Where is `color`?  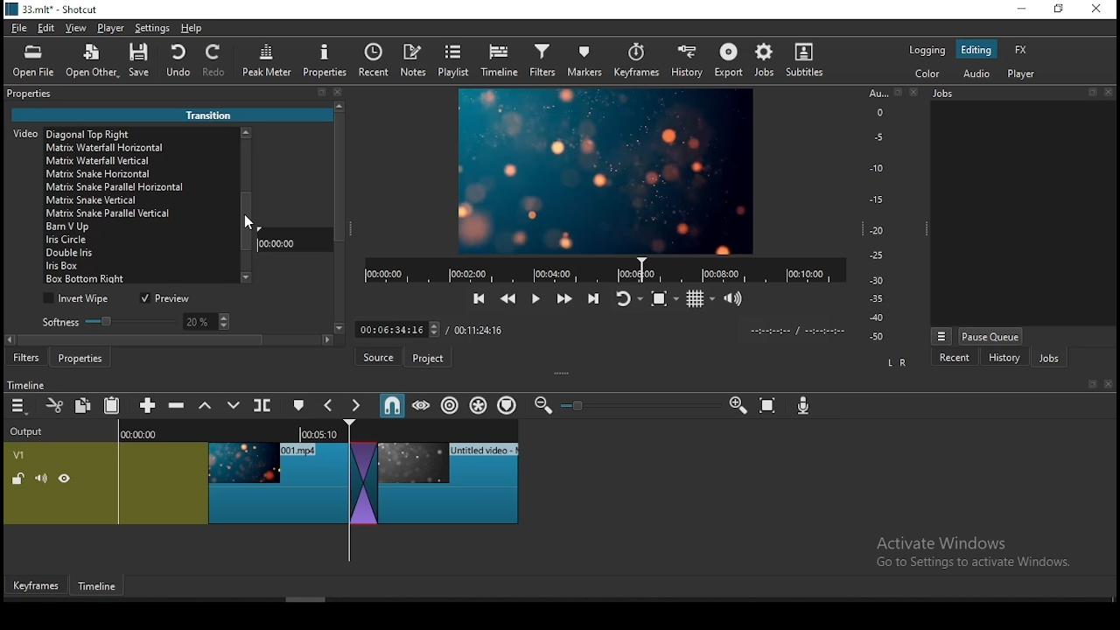
color is located at coordinates (928, 74).